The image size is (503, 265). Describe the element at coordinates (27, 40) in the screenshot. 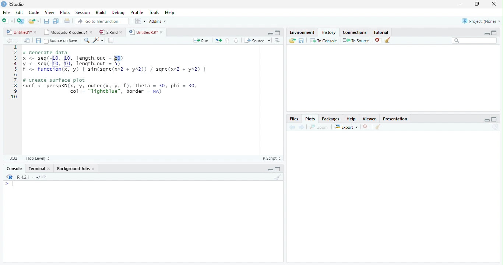

I see `Show in new window` at that location.